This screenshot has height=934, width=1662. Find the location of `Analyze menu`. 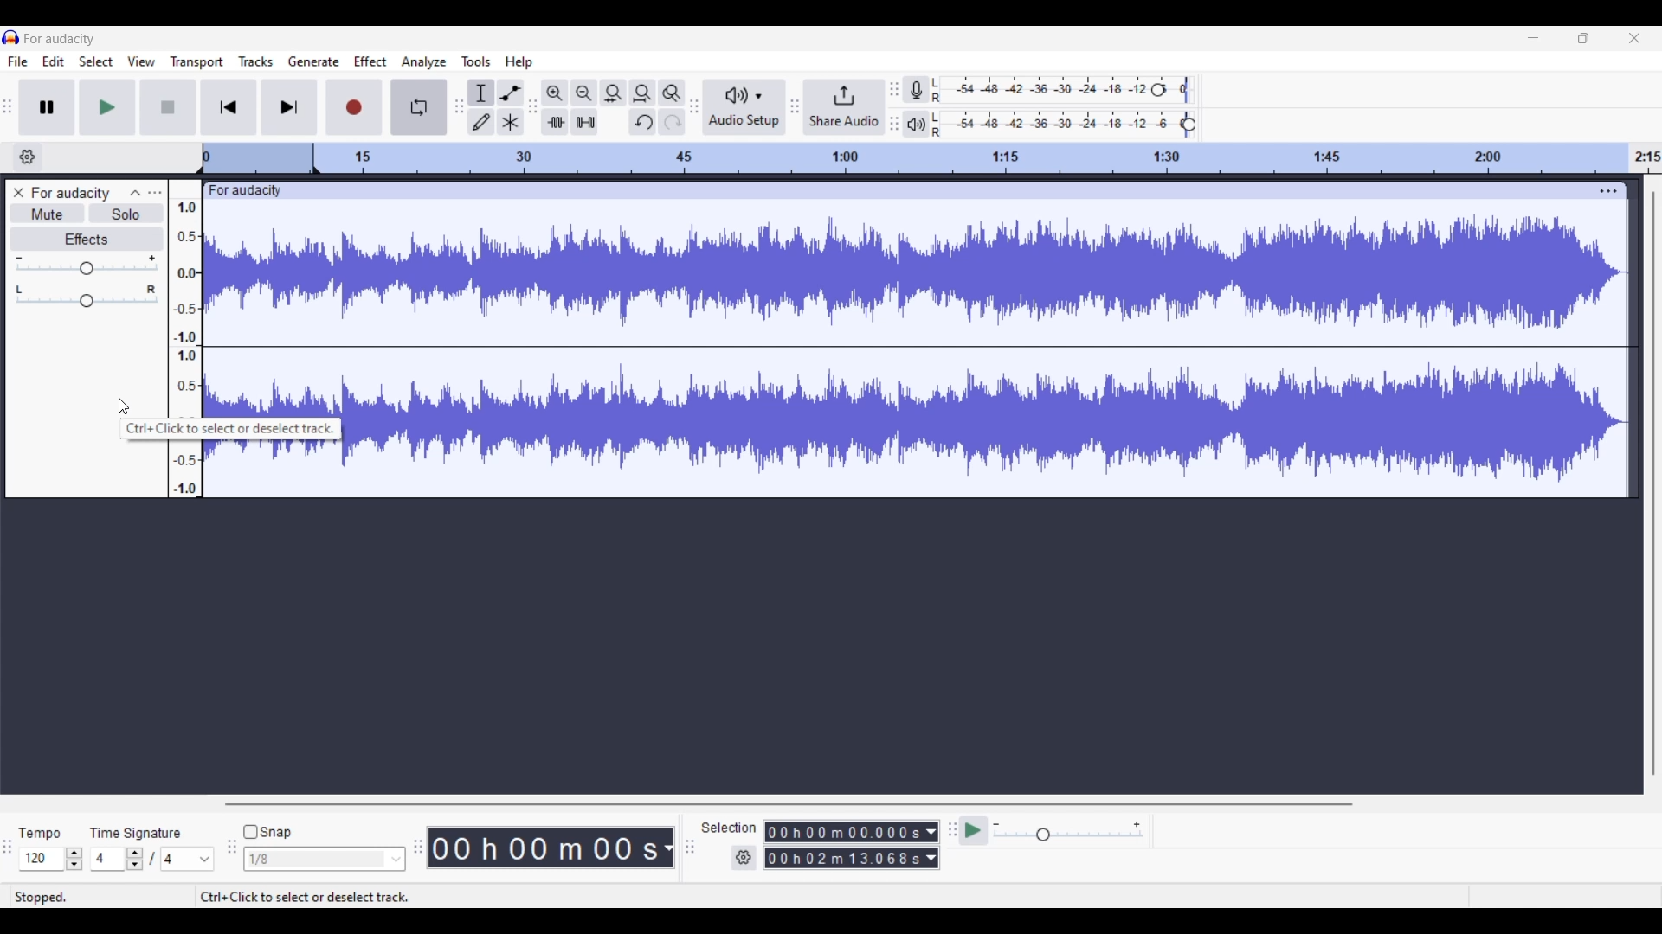

Analyze menu is located at coordinates (423, 62).